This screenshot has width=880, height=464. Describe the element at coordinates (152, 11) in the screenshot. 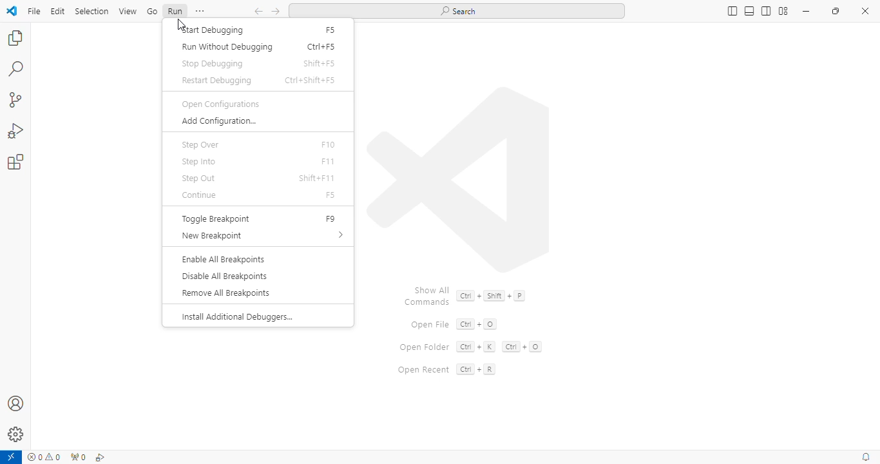

I see `go` at that location.